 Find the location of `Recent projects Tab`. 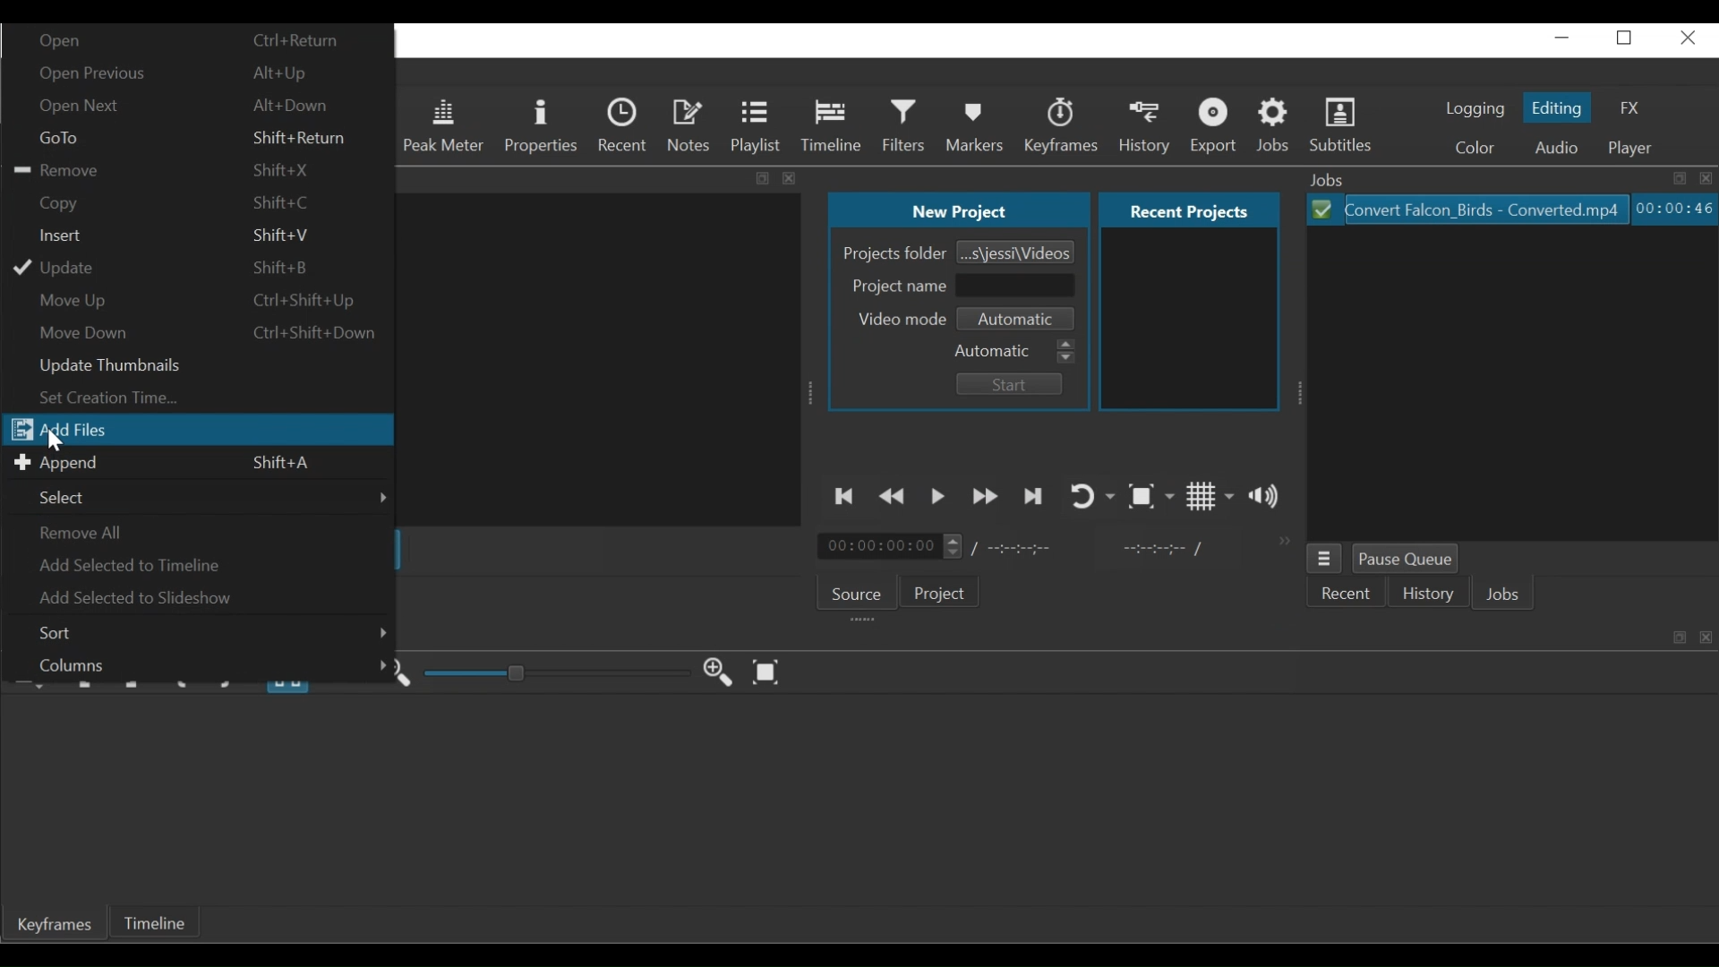

Recent projects Tab is located at coordinates (1191, 210).